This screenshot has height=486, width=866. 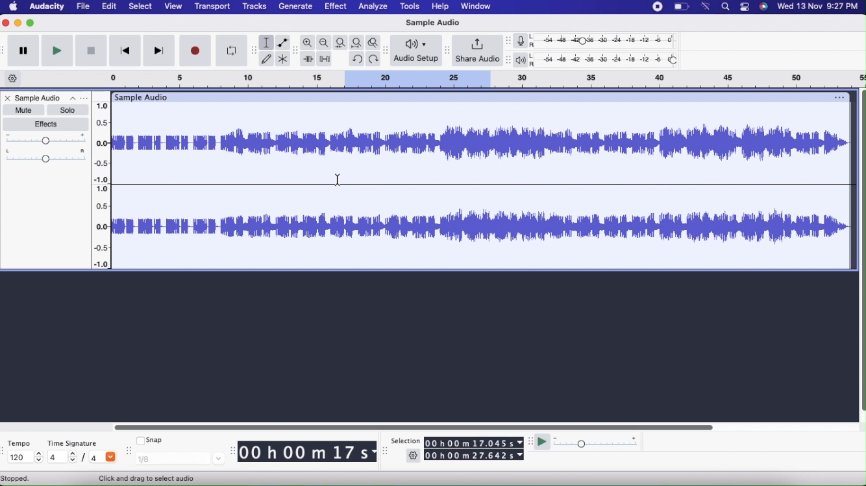 I want to click on date time, so click(x=818, y=6).